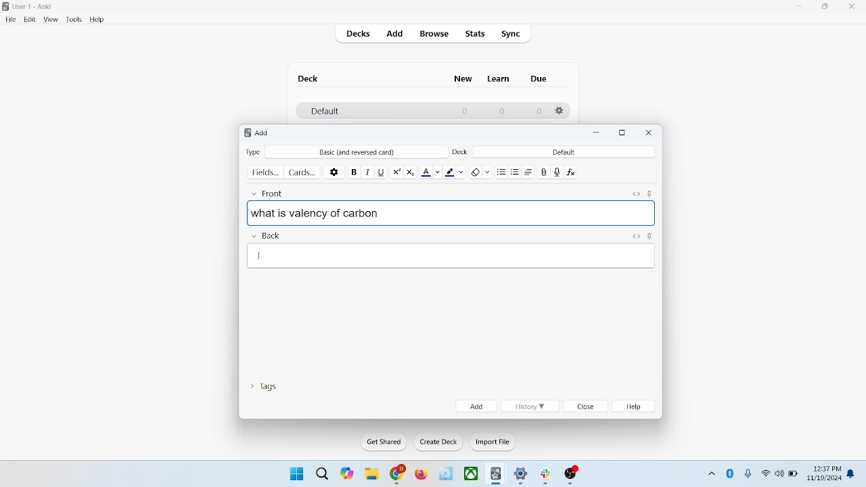 Image resolution: width=866 pixels, height=487 pixels. Describe the element at coordinates (51, 20) in the screenshot. I see `view` at that location.